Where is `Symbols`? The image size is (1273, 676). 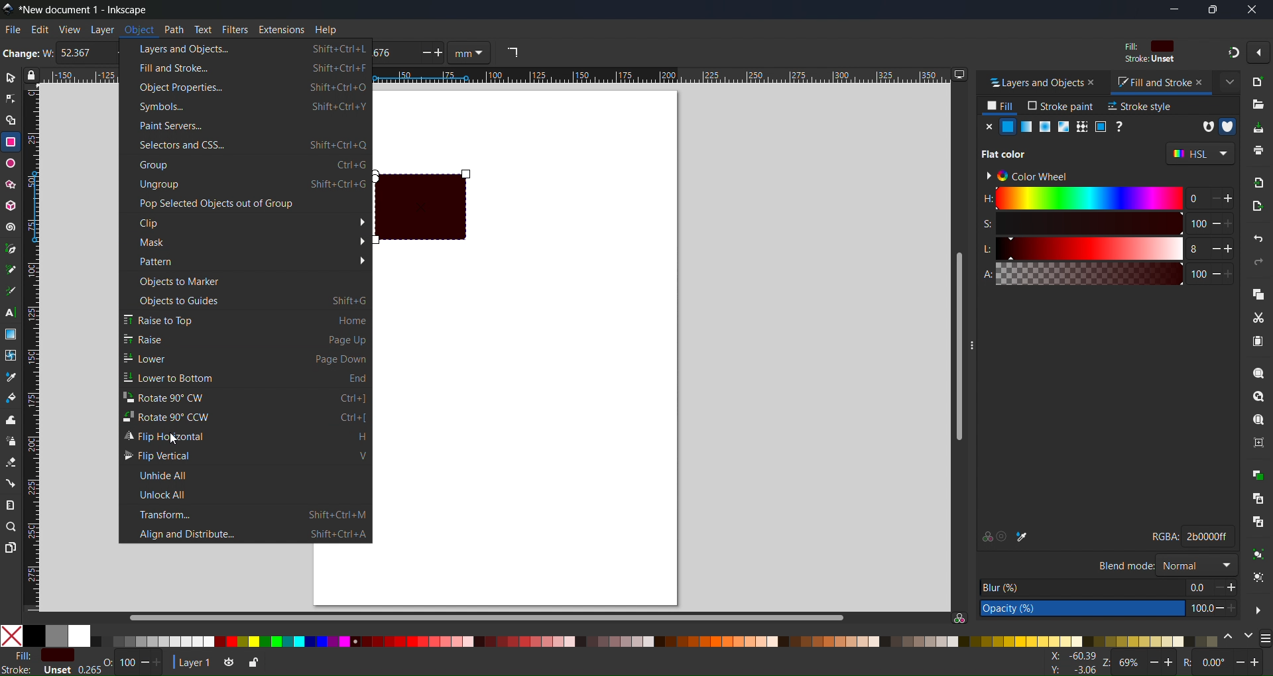
Symbols is located at coordinates (245, 107).